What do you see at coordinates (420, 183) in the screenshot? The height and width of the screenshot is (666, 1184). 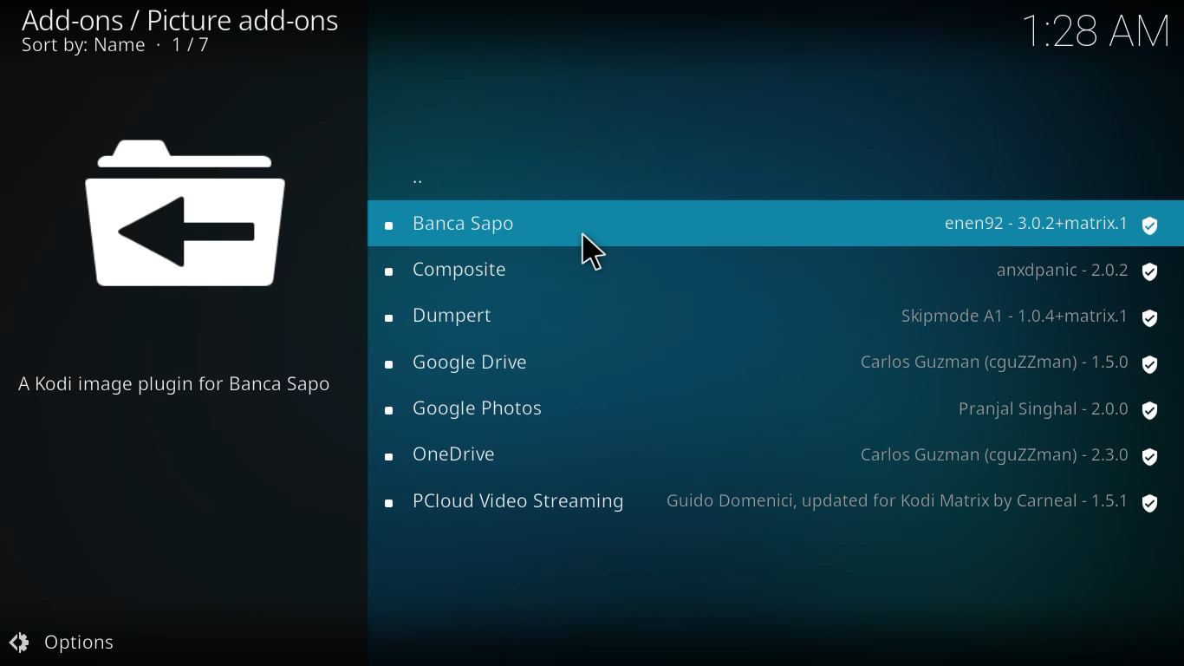 I see `back` at bounding box center [420, 183].